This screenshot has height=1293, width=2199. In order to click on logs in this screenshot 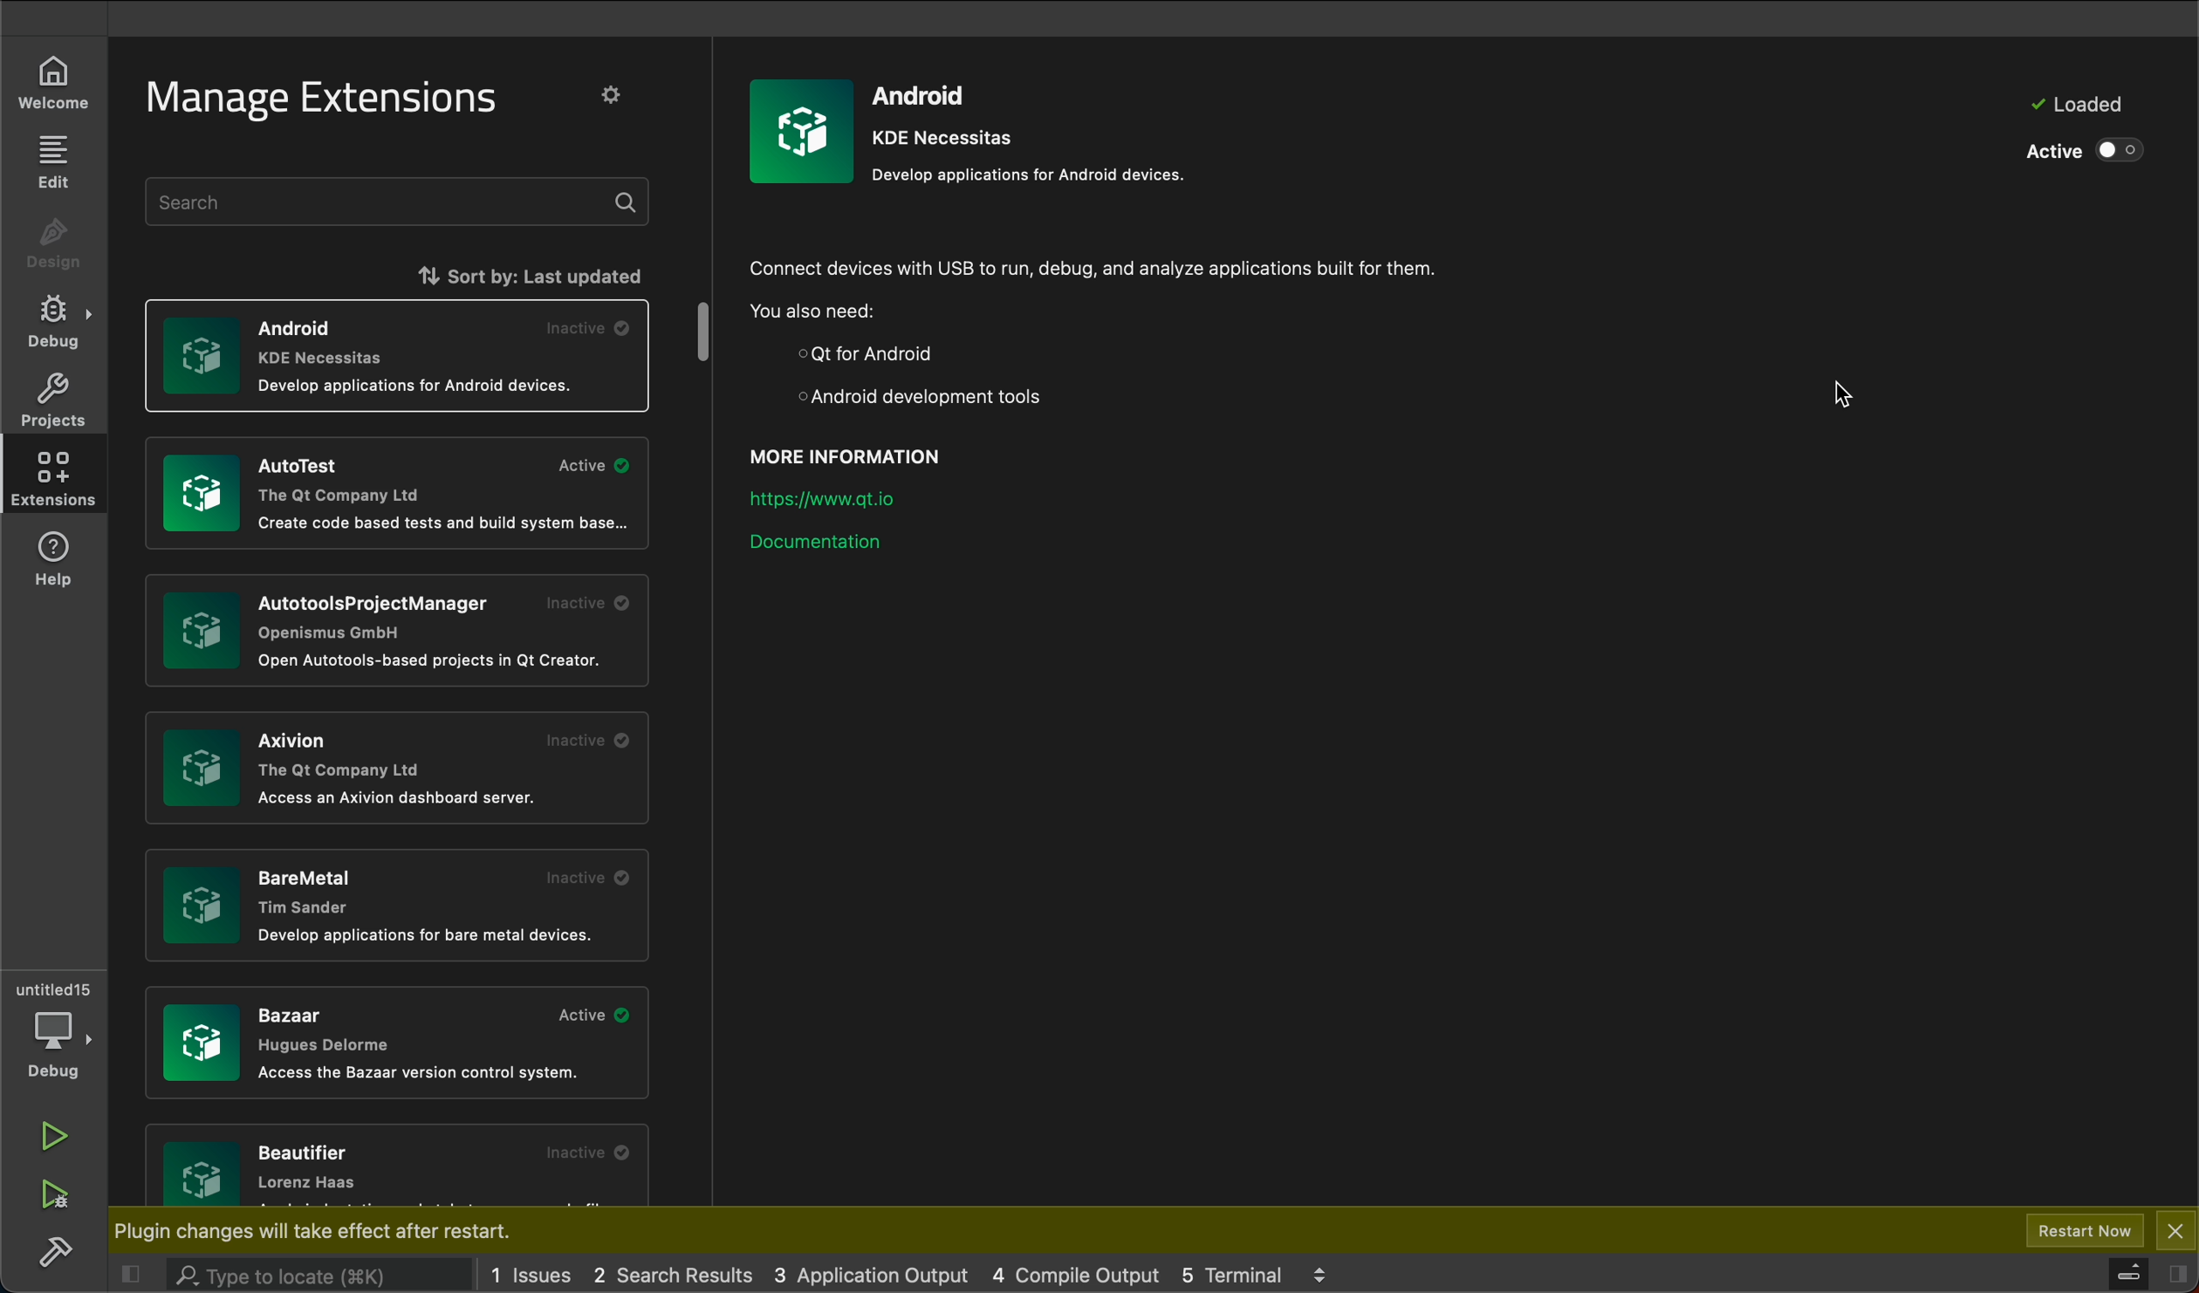, I will do `click(538, 1271)`.